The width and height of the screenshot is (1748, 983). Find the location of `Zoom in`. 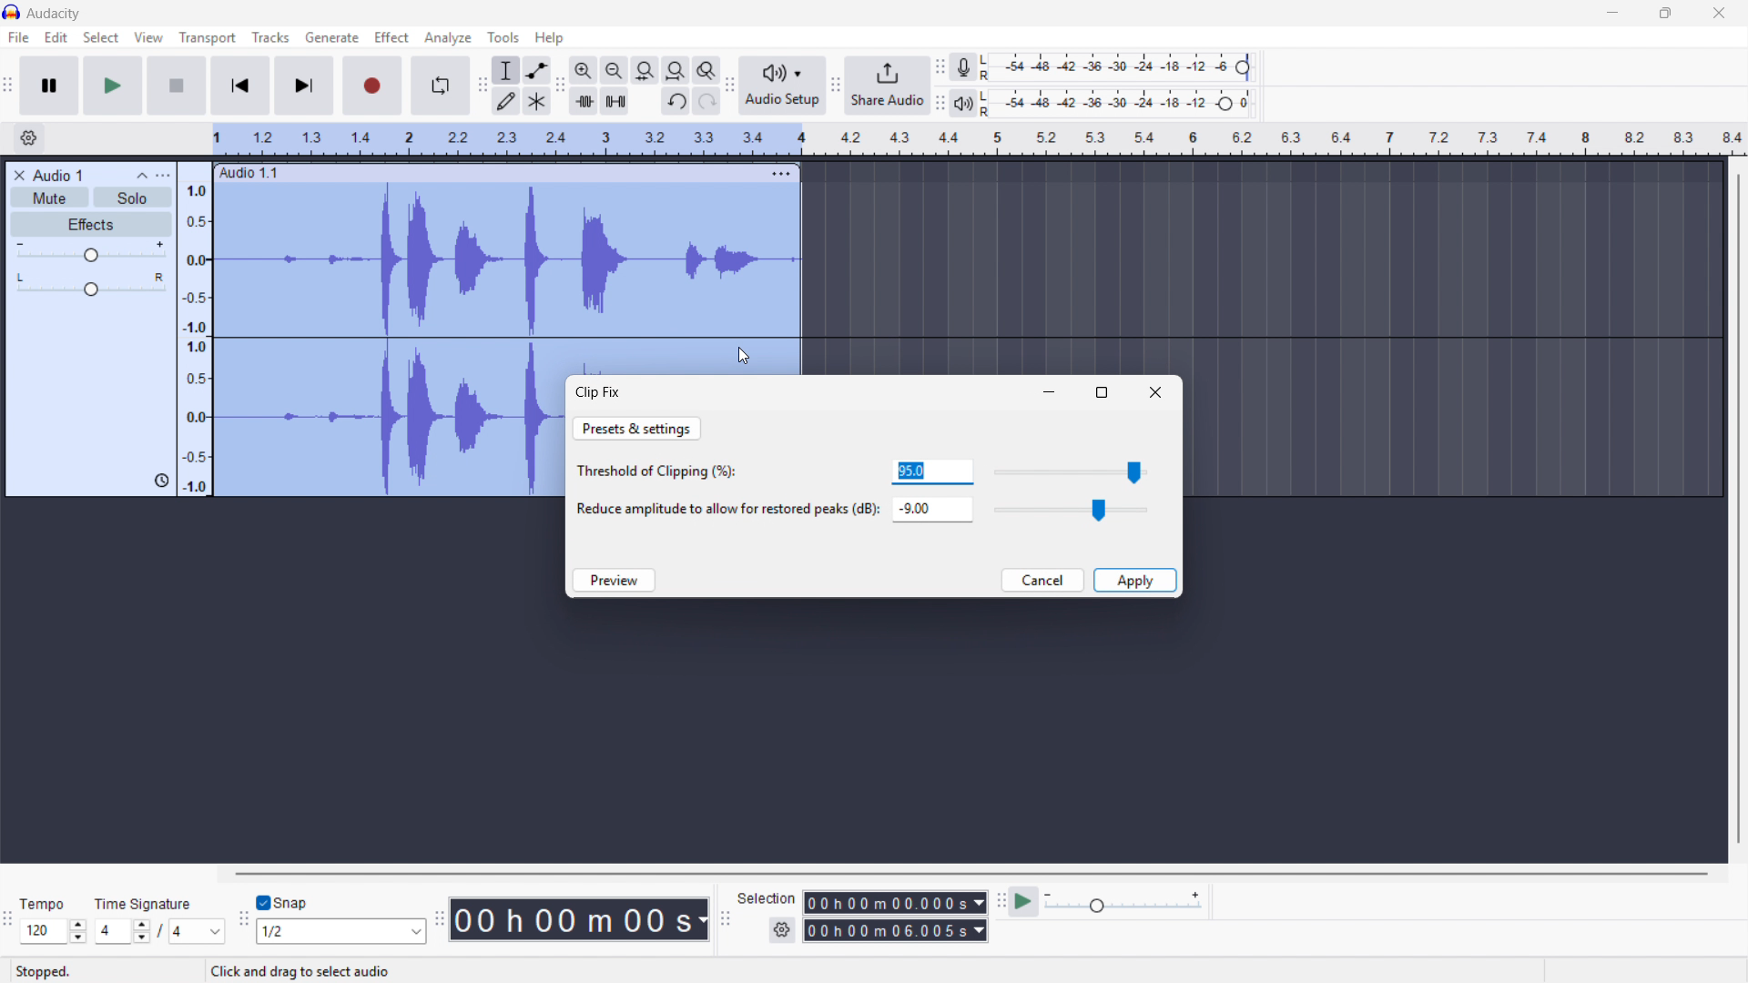

Zoom in is located at coordinates (584, 70).